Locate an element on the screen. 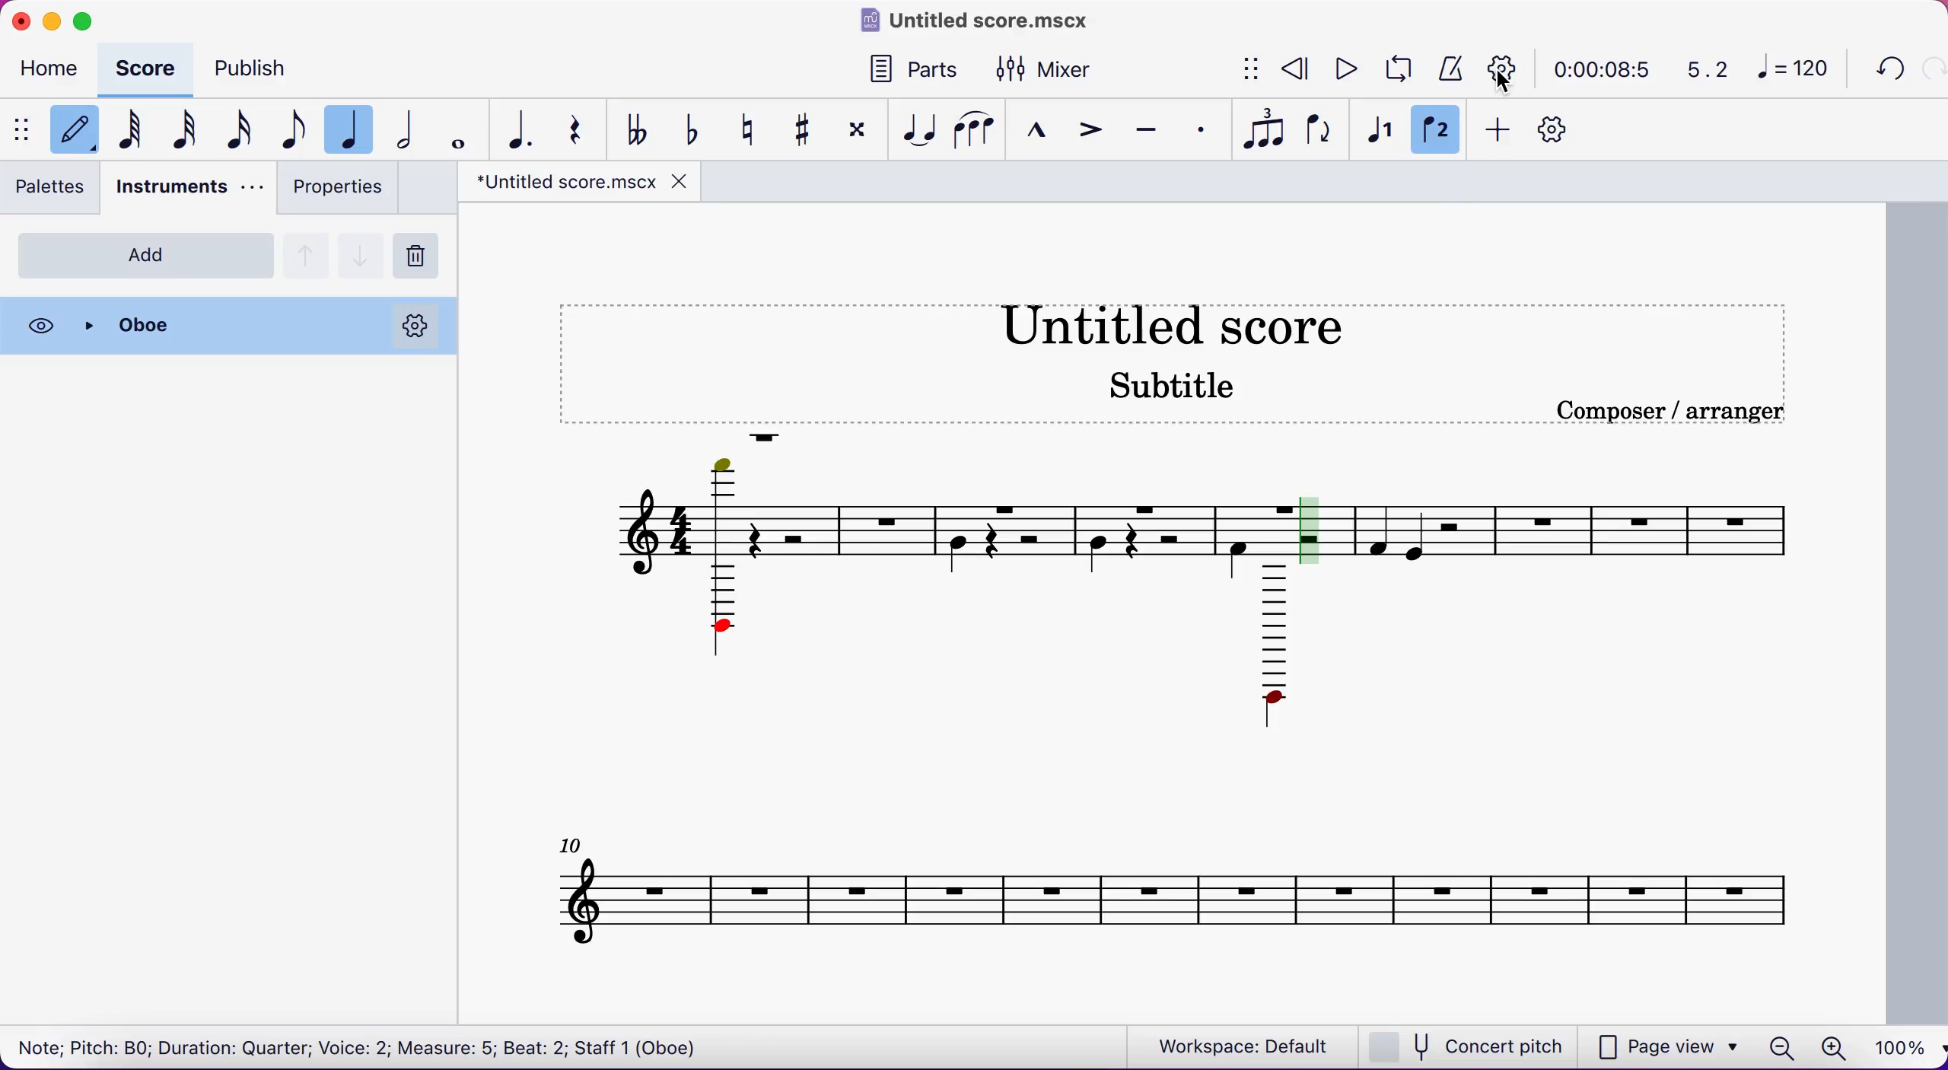  Note; Pitch: BO; Duration: Quarter; Voice: 2; Measure: 5; Beat: 2; Staff 1 (Oboe) is located at coordinates (361, 1044).